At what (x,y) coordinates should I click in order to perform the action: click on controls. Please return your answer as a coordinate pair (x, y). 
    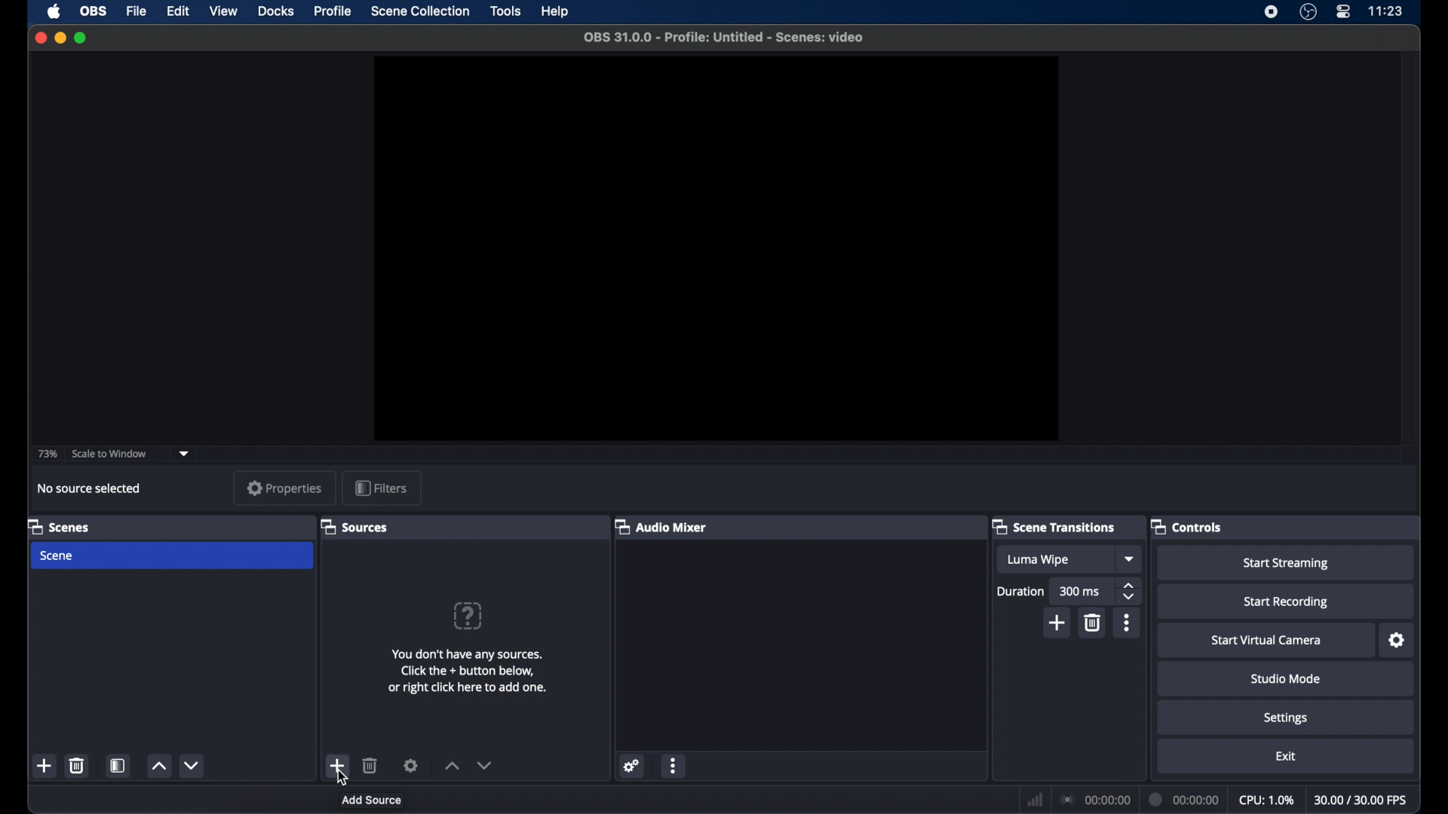
    Looking at the image, I should click on (1186, 526).